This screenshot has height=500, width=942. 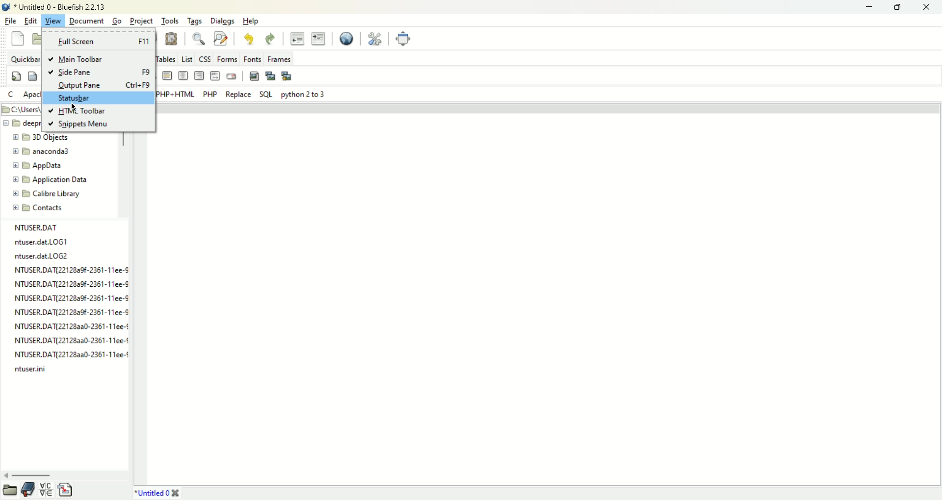 What do you see at coordinates (72, 284) in the screenshot?
I see `NTUSER.DAT{22128a9f-2361-11ee-9` at bounding box center [72, 284].